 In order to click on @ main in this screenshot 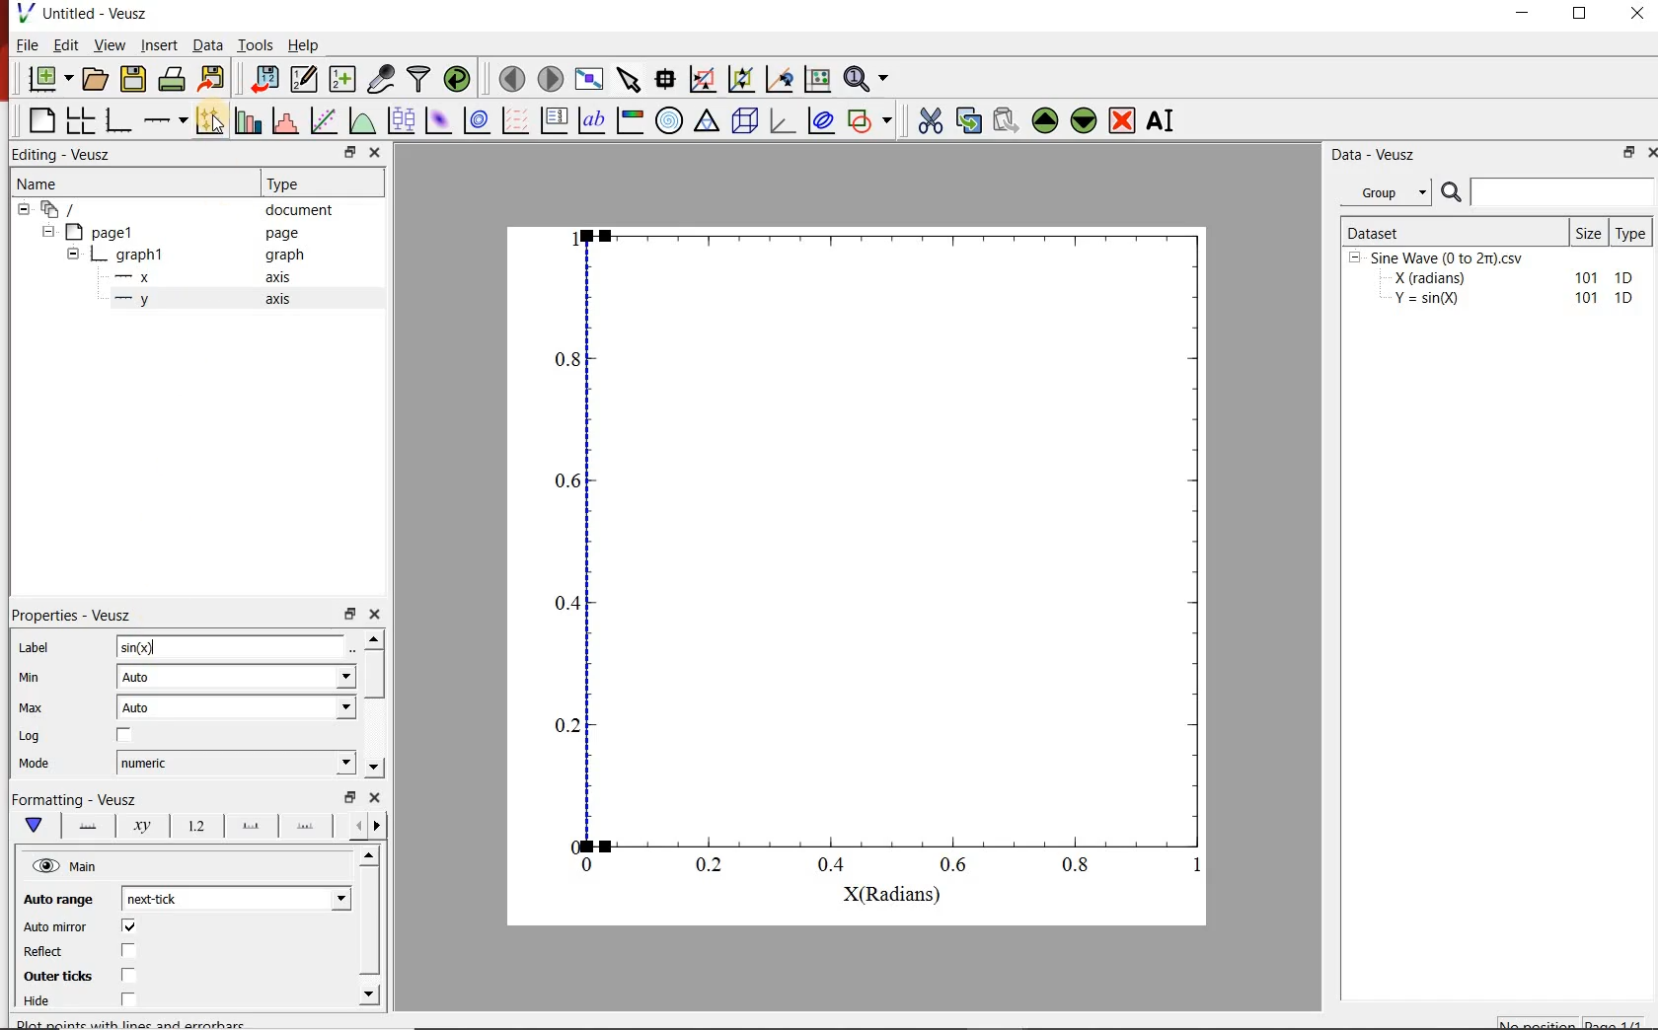, I will do `click(64, 867)`.